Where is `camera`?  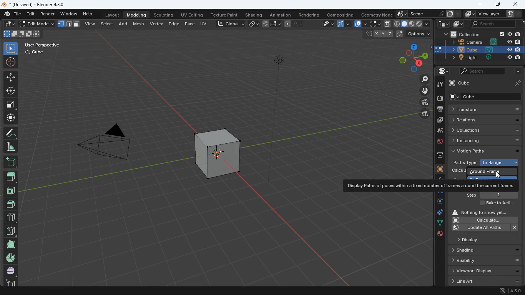
camera is located at coordinates (101, 146).